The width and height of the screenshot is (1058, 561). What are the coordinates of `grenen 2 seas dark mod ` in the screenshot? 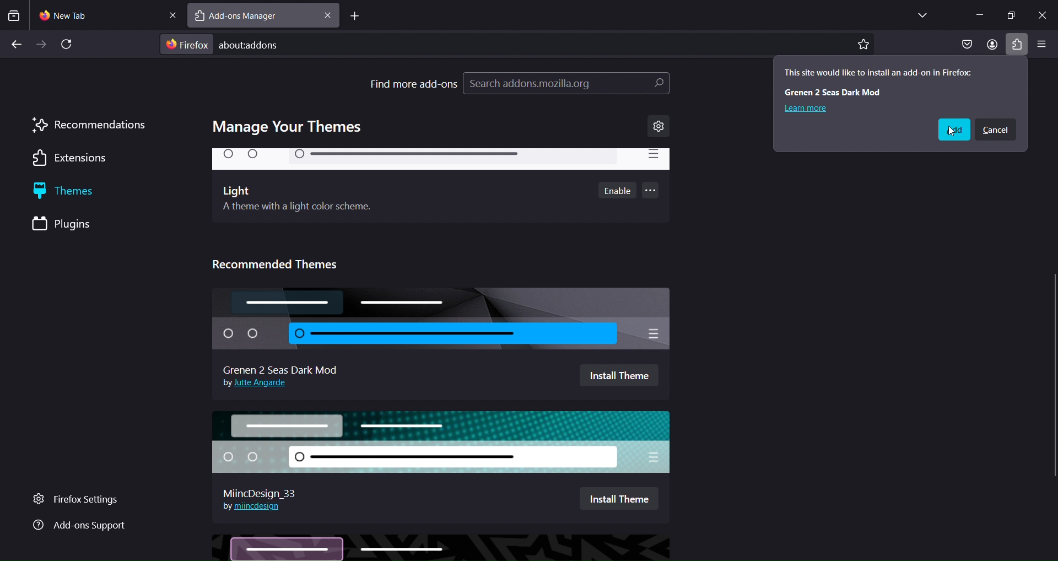 It's located at (282, 367).